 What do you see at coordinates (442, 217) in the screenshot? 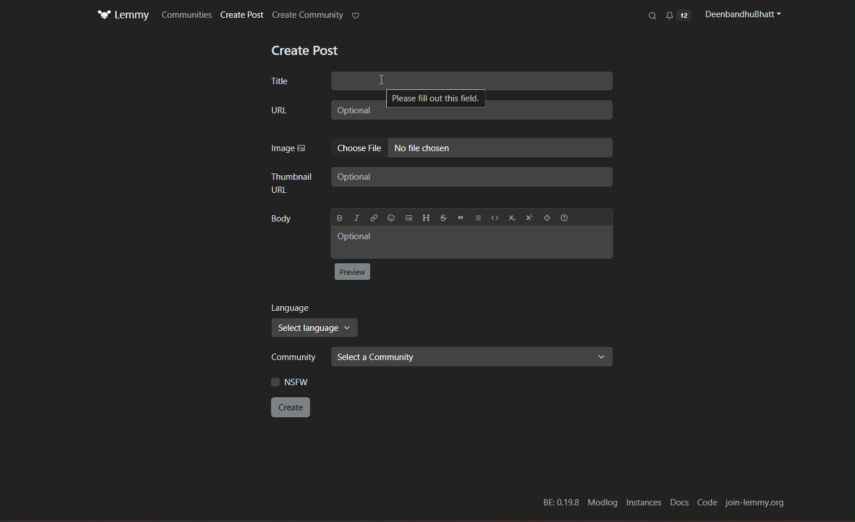
I see `Strikethrough` at bounding box center [442, 217].